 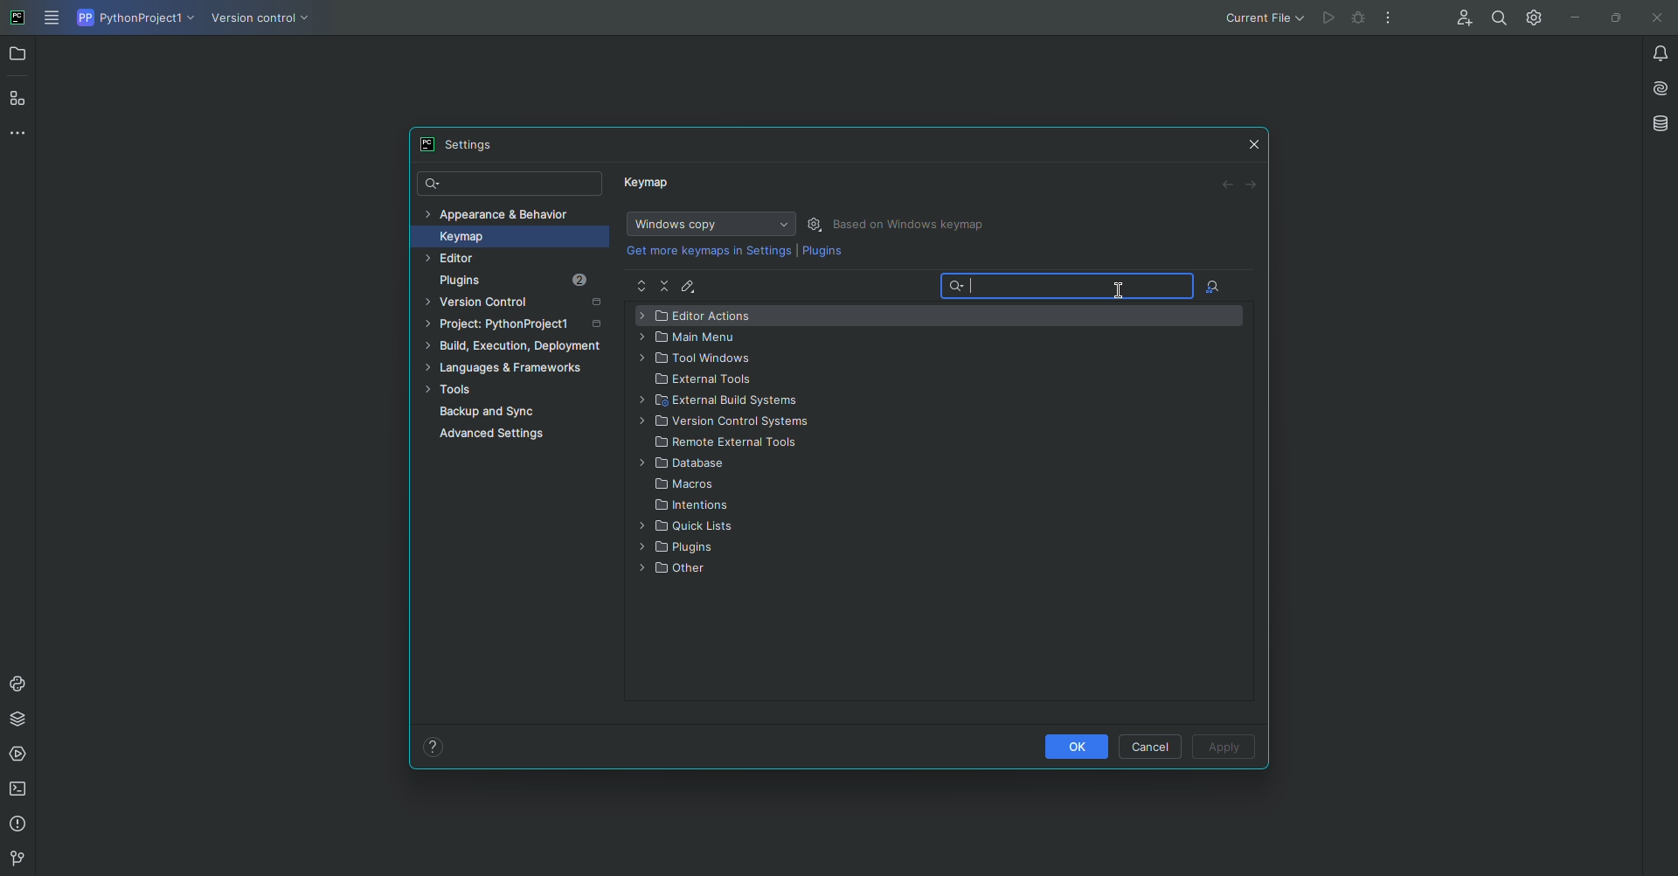 What do you see at coordinates (20, 754) in the screenshot?
I see `Services` at bounding box center [20, 754].